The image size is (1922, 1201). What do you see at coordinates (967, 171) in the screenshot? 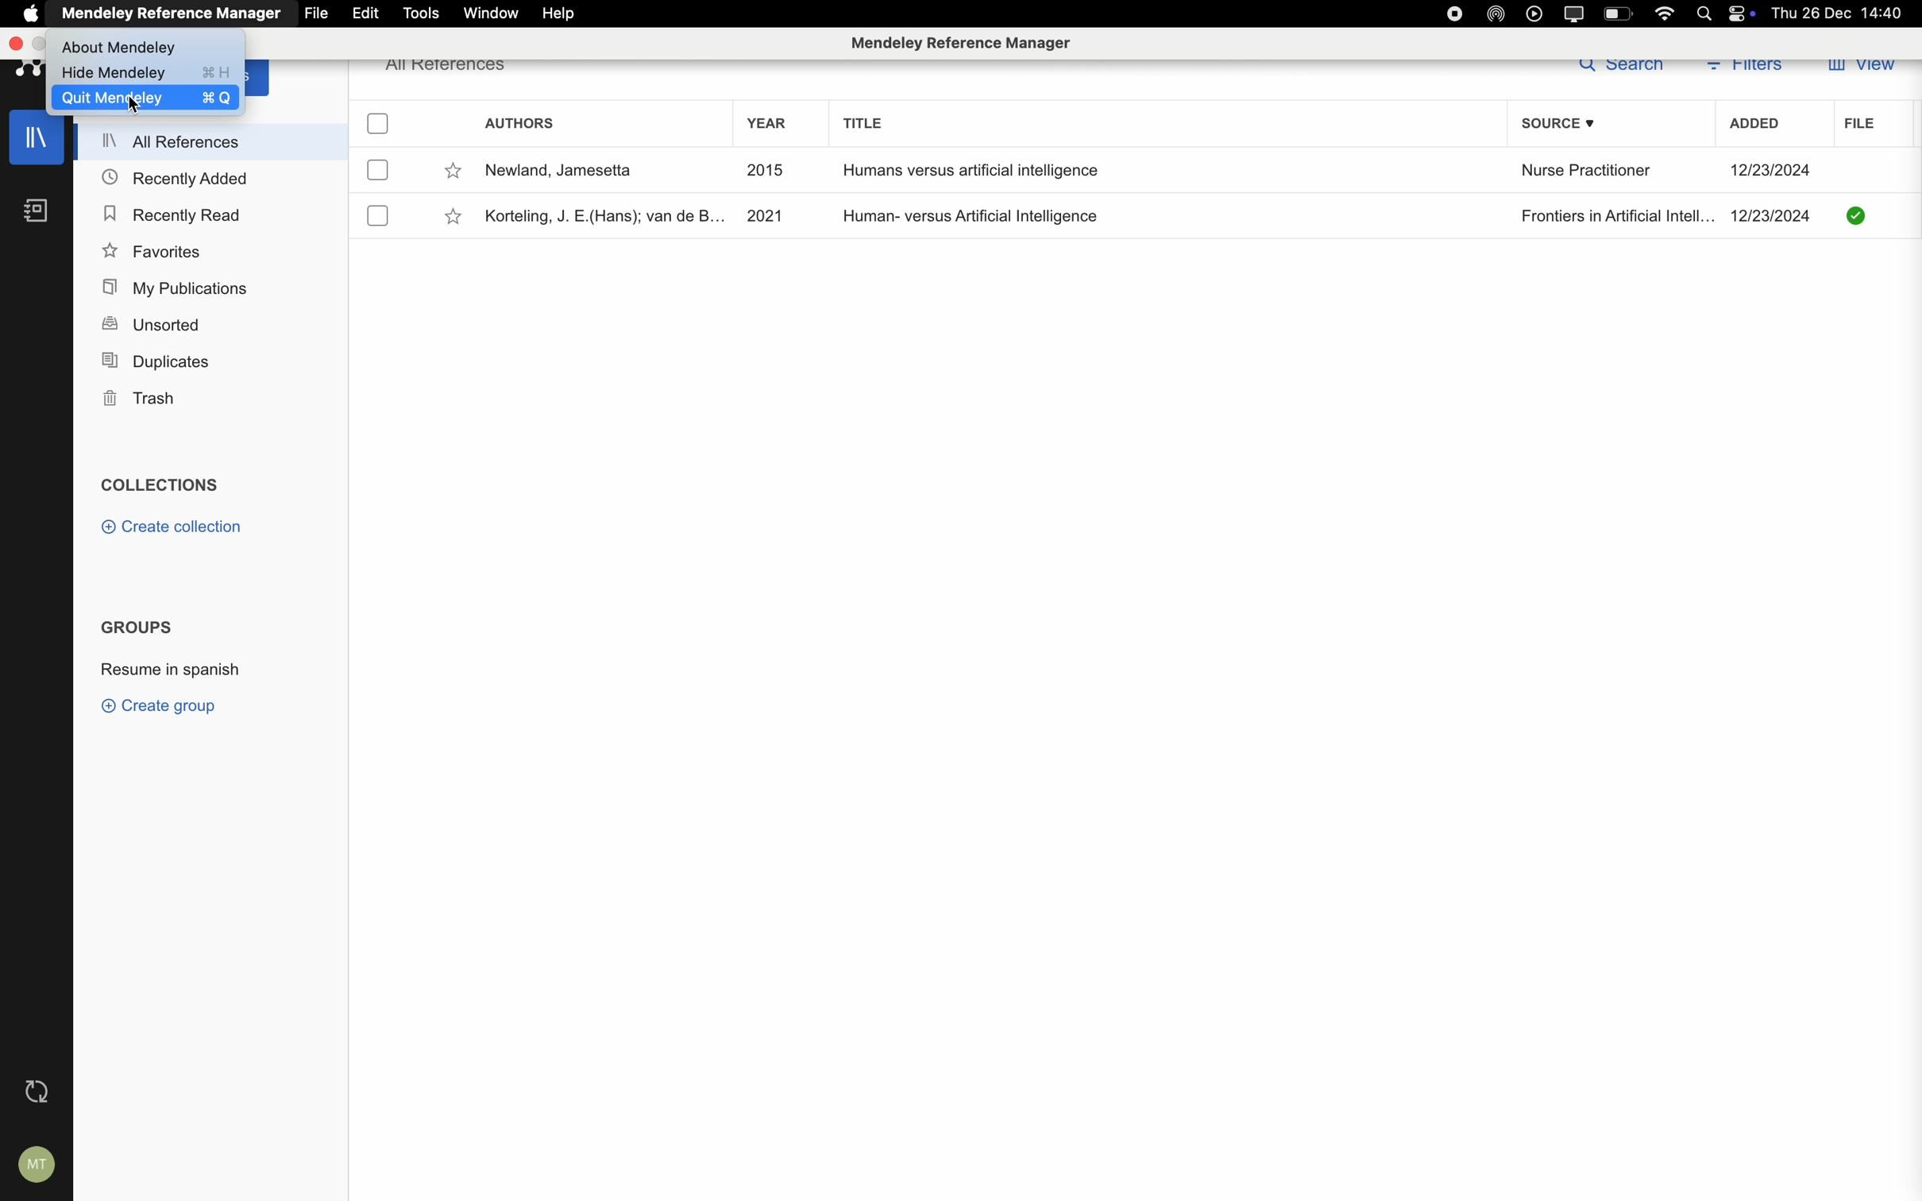
I see `Humans versus artificial intelligence` at bounding box center [967, 171].